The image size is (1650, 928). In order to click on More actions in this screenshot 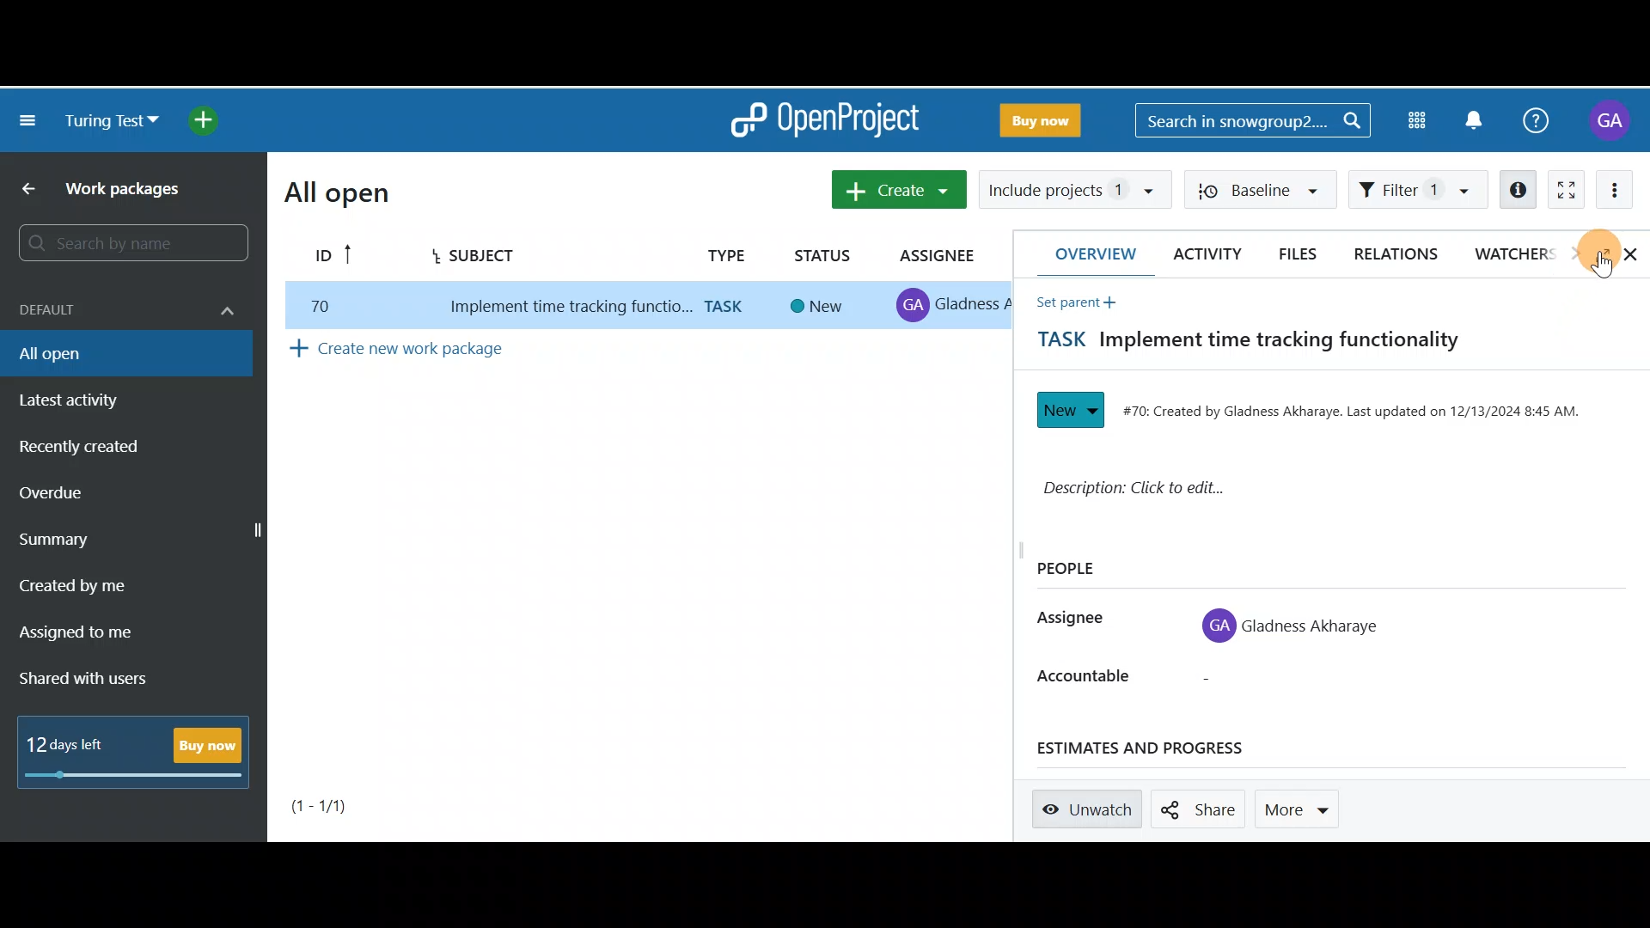, I will do `click(1624, 192)`.